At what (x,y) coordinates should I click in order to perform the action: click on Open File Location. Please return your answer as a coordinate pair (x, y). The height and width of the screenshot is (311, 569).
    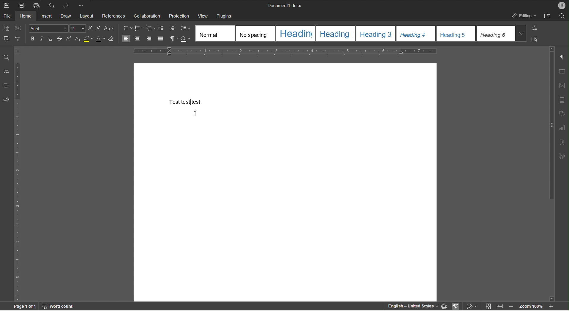
    Looking at the image, I should click on (547, 16).